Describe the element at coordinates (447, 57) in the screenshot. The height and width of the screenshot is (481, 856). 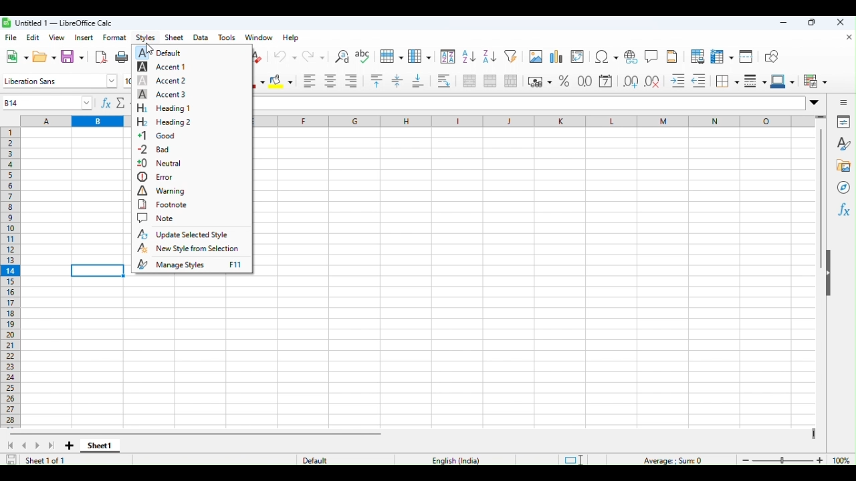
I see `Sort ` at that location.